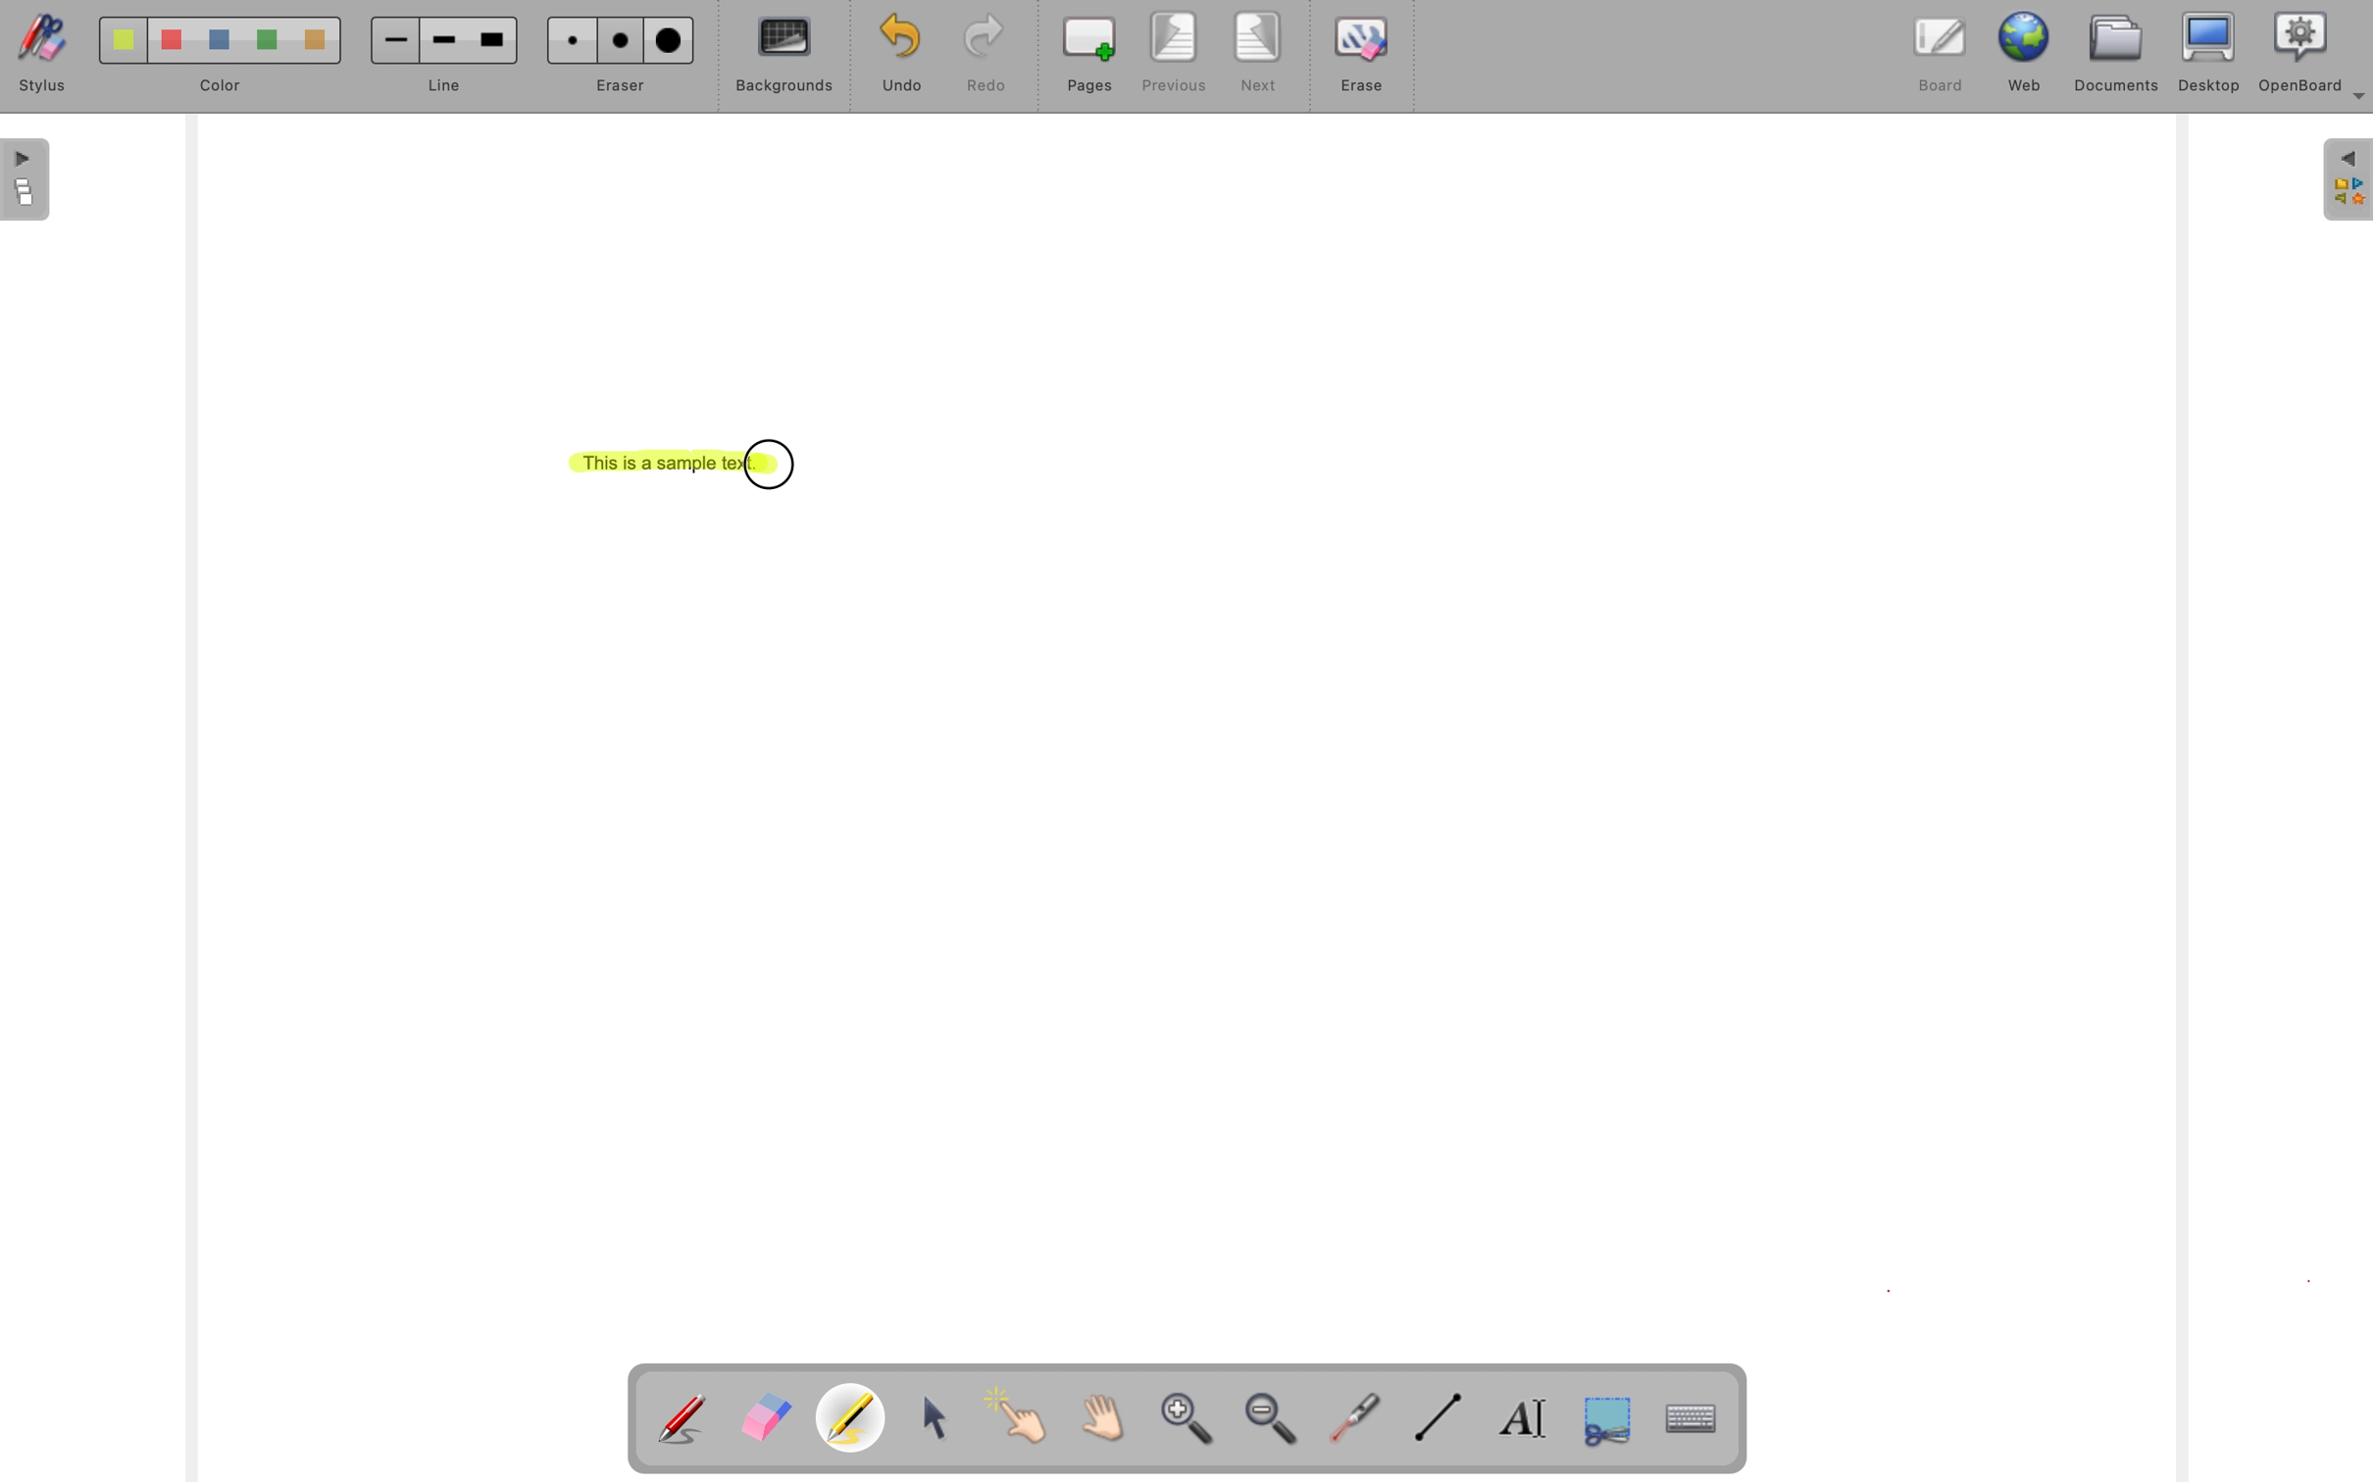 The height and width of the screenshot is (1482, 2373). I want to click on backgrounds, so click(777, 55).